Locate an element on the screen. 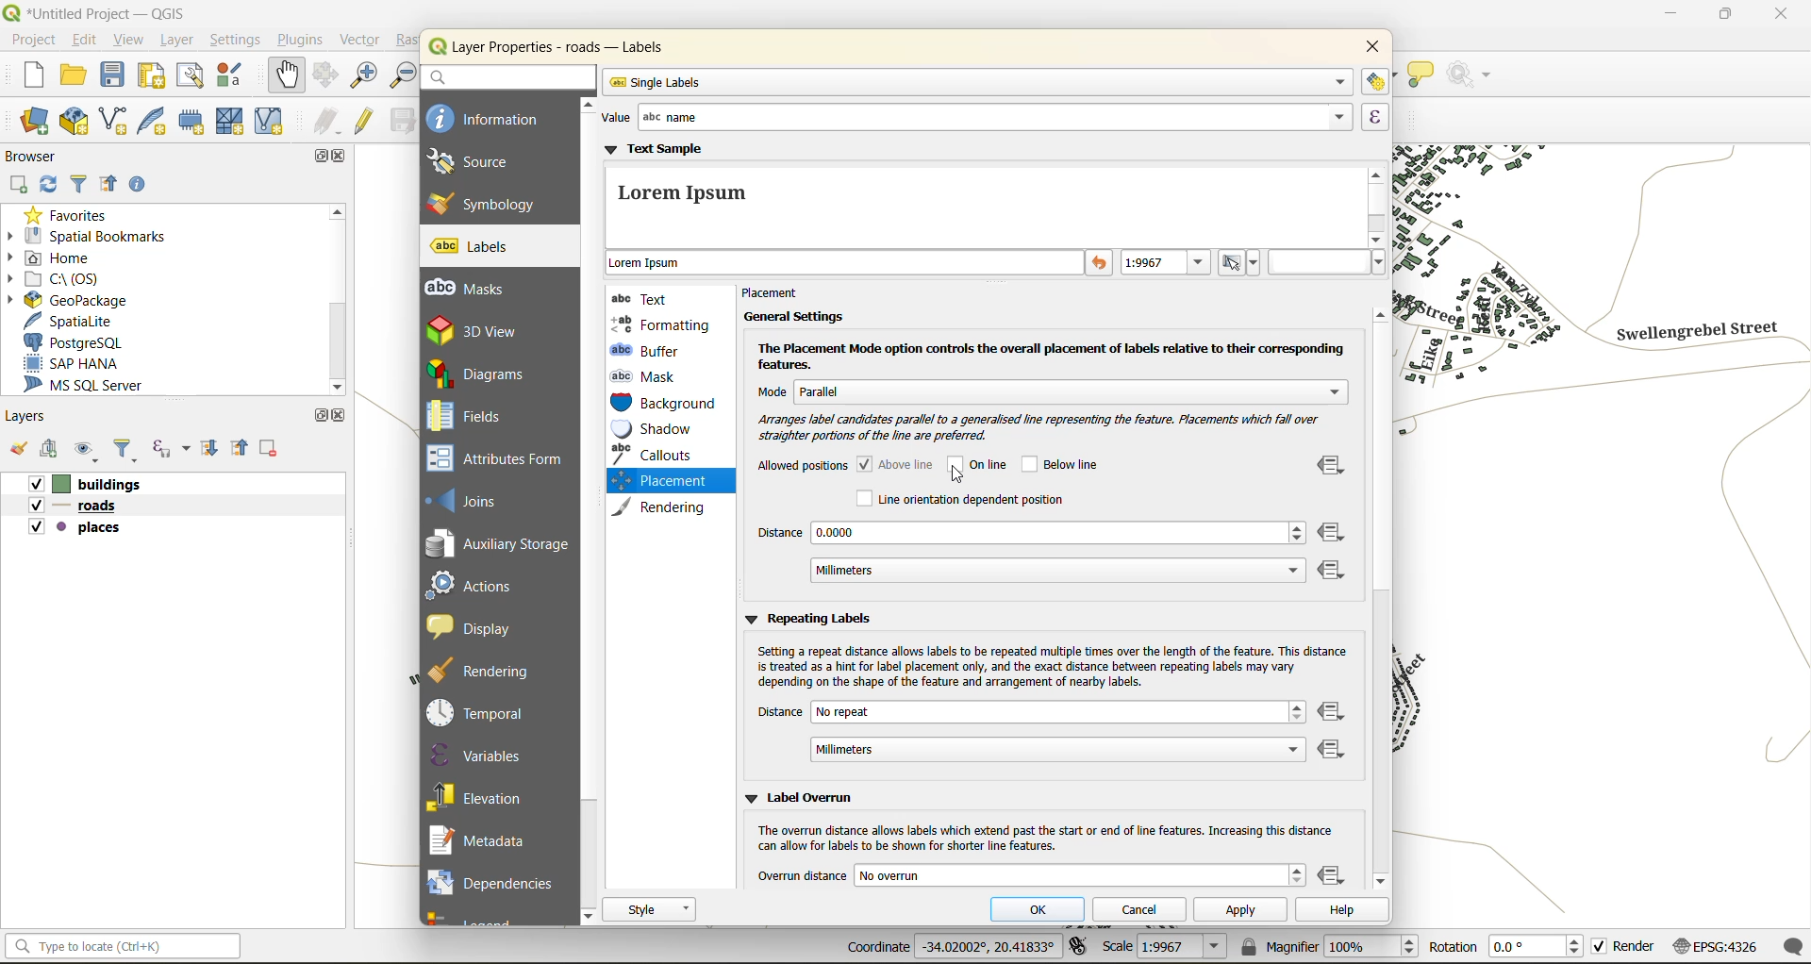  style manager is located at coordinates (238, 77).